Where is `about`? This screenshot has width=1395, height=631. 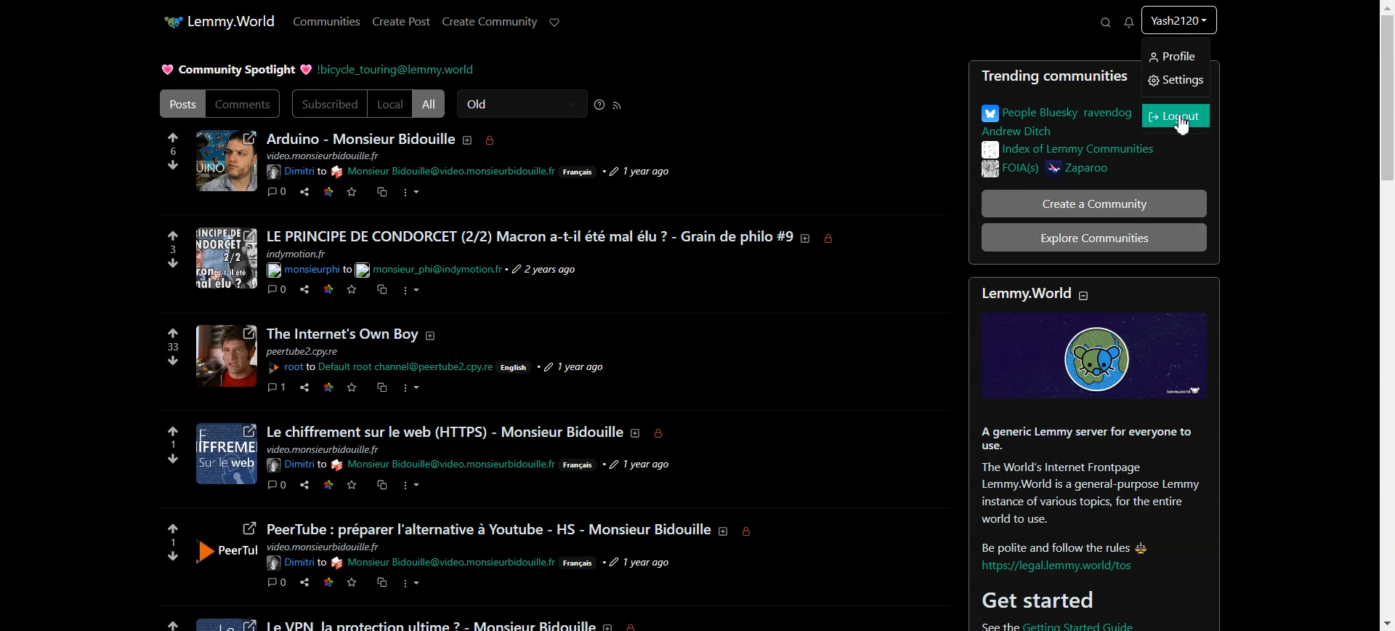
about is located at coordinates (806, 238).